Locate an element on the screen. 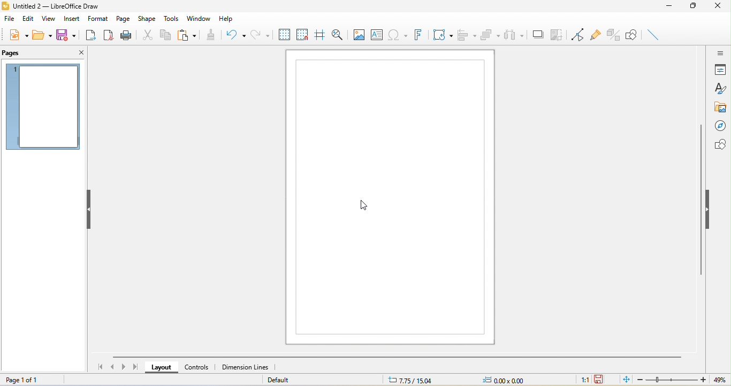  image is located at coordinates (359, 35).